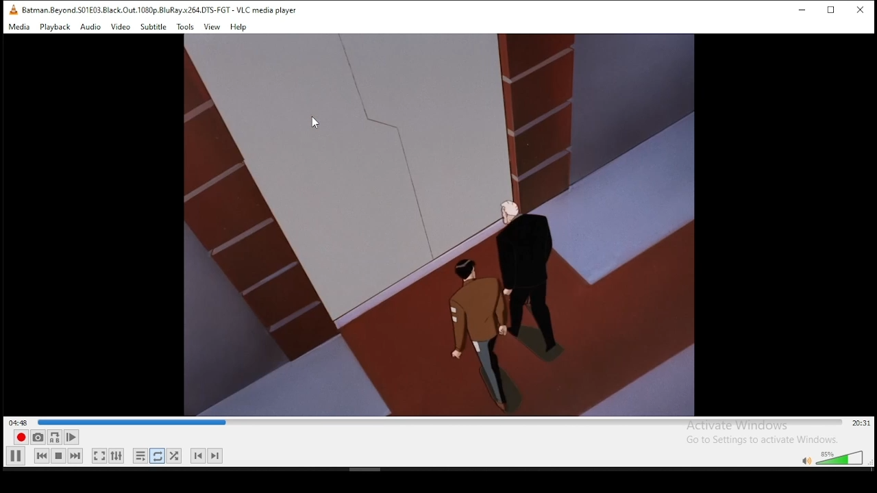 This screenshot has width=877, height=493. I want to click on Audio, so click(90, 28).